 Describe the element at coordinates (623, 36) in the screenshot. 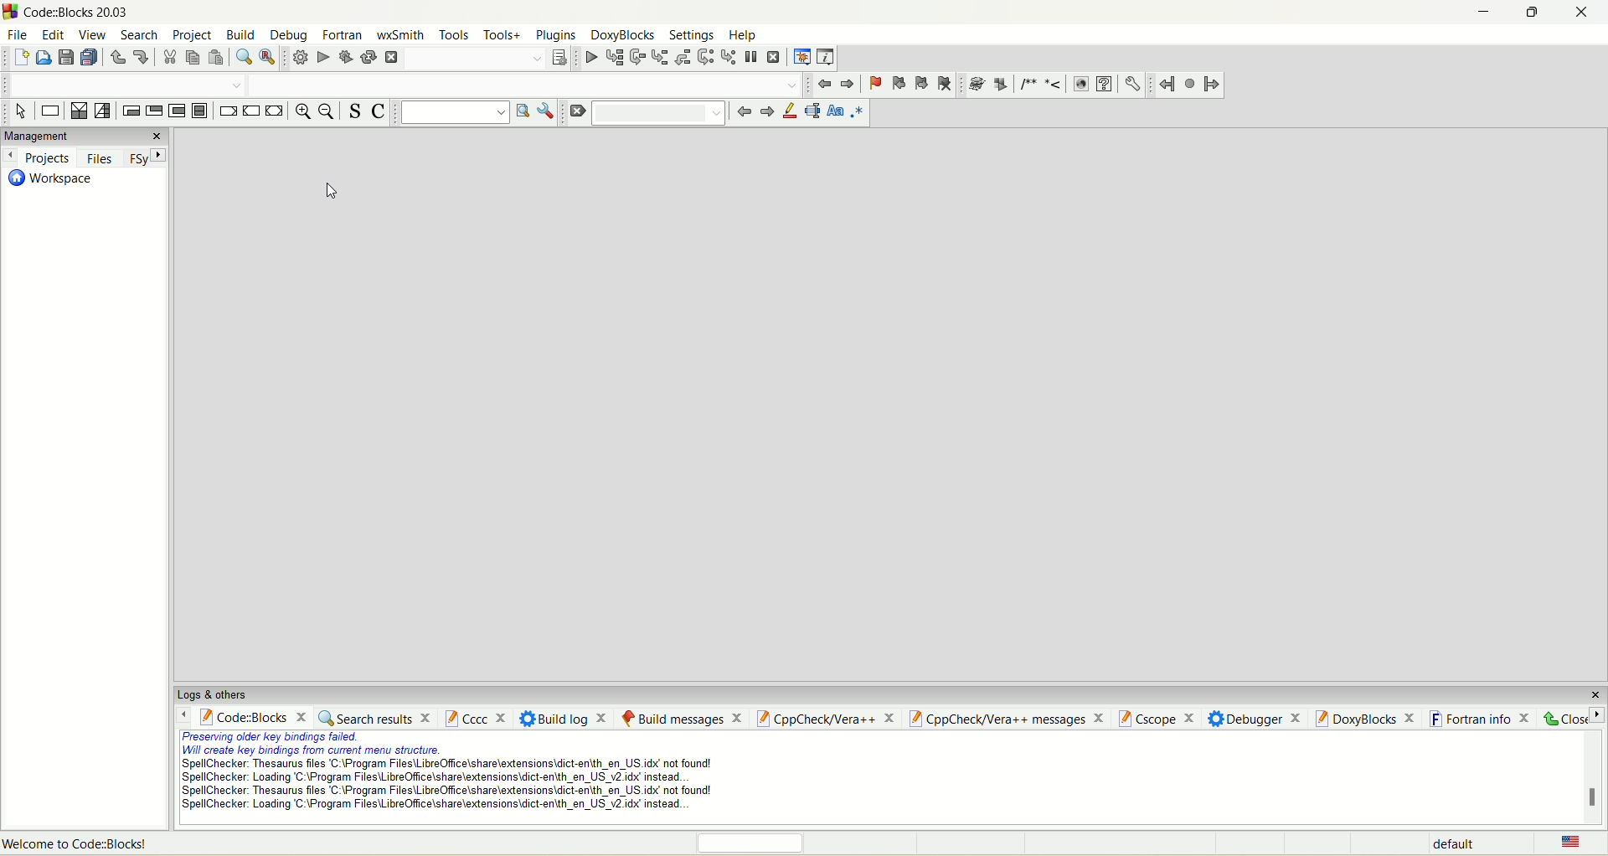

I see `doxyblocks` at that location.